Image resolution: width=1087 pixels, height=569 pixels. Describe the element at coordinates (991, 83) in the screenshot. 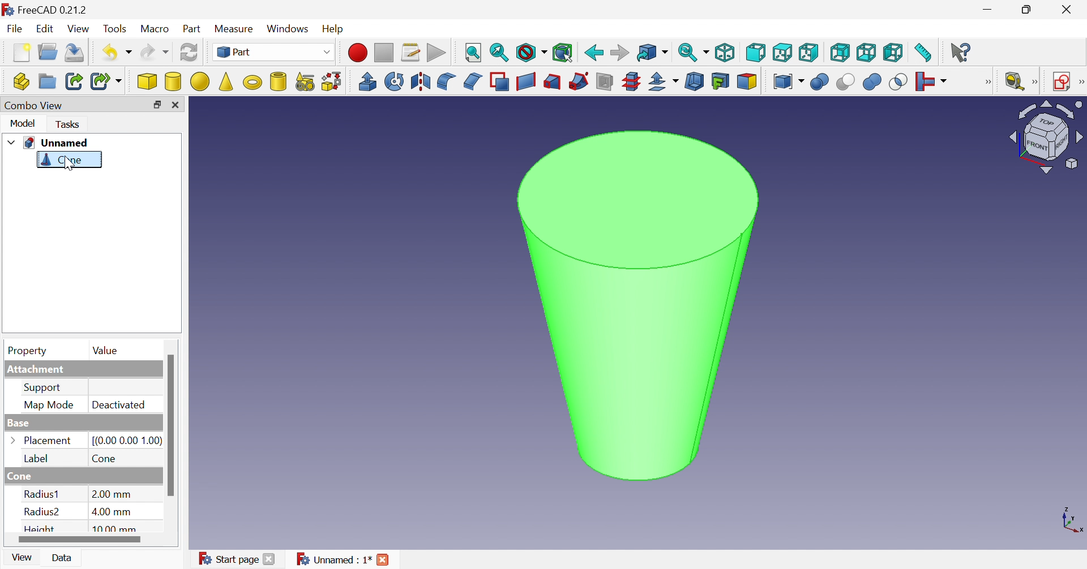

I see `[Boolean]` at that location.